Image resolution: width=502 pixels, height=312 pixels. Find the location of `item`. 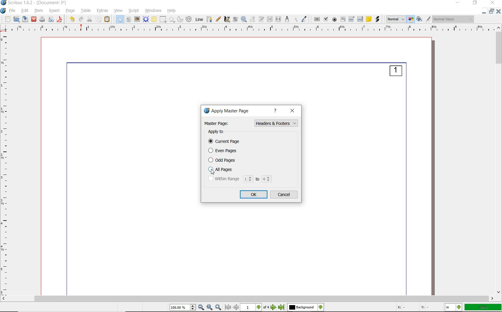

item is located at coordinates (39, 11).